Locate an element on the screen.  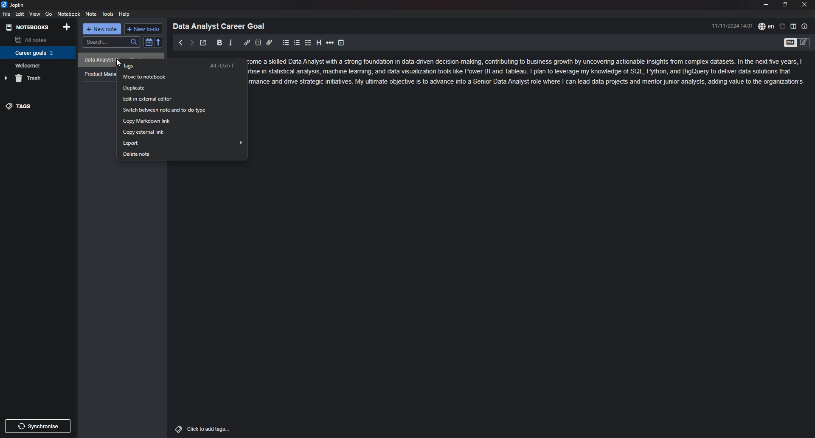
next is located at coordinates (191, 43).